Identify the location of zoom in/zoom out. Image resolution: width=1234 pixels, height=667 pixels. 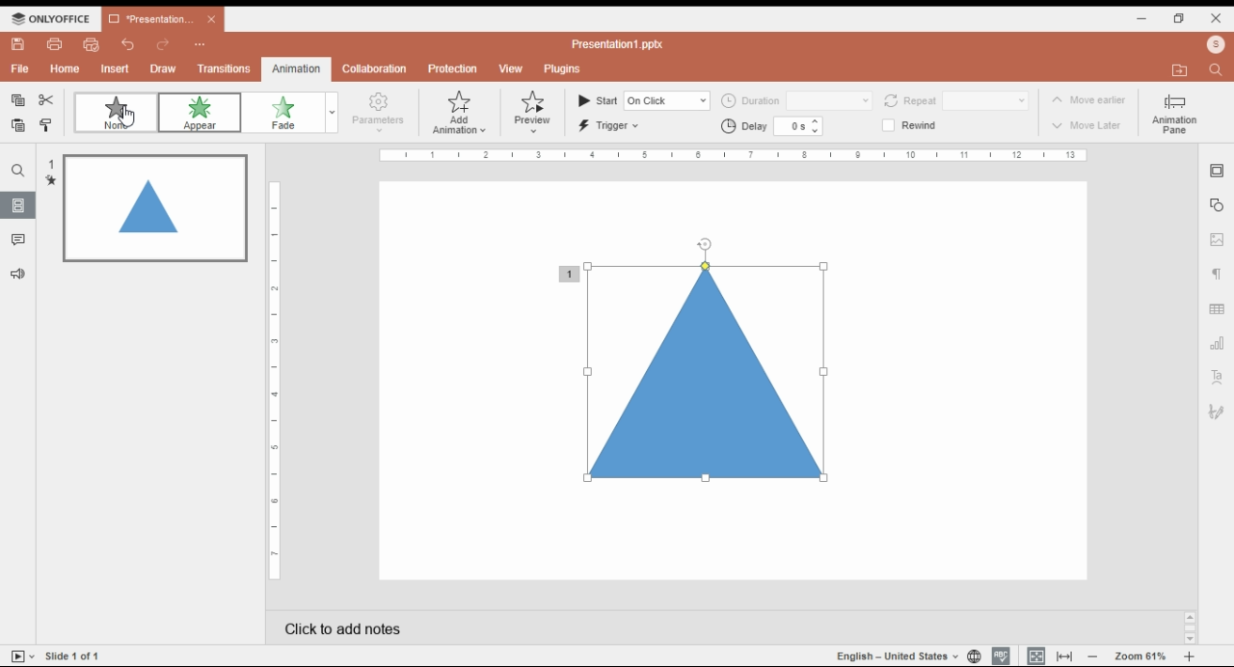
(1140, 655).